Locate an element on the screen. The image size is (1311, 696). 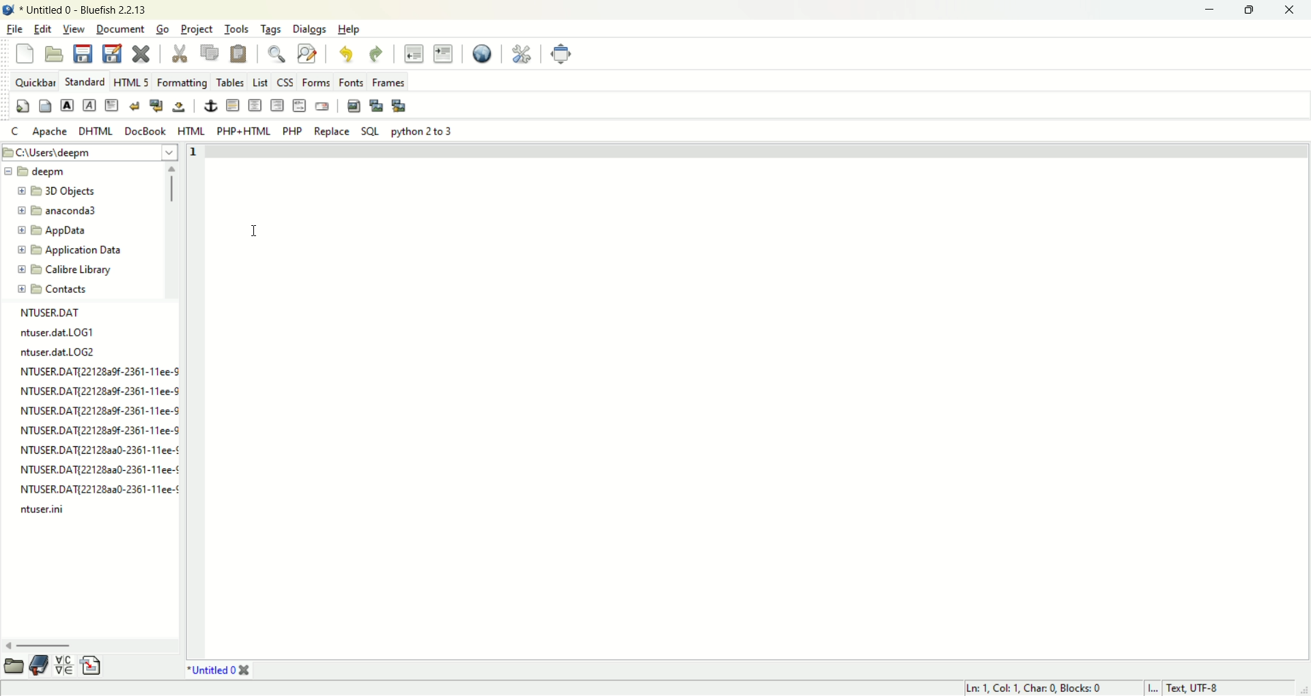
undo is located at coordinates (348, 55).